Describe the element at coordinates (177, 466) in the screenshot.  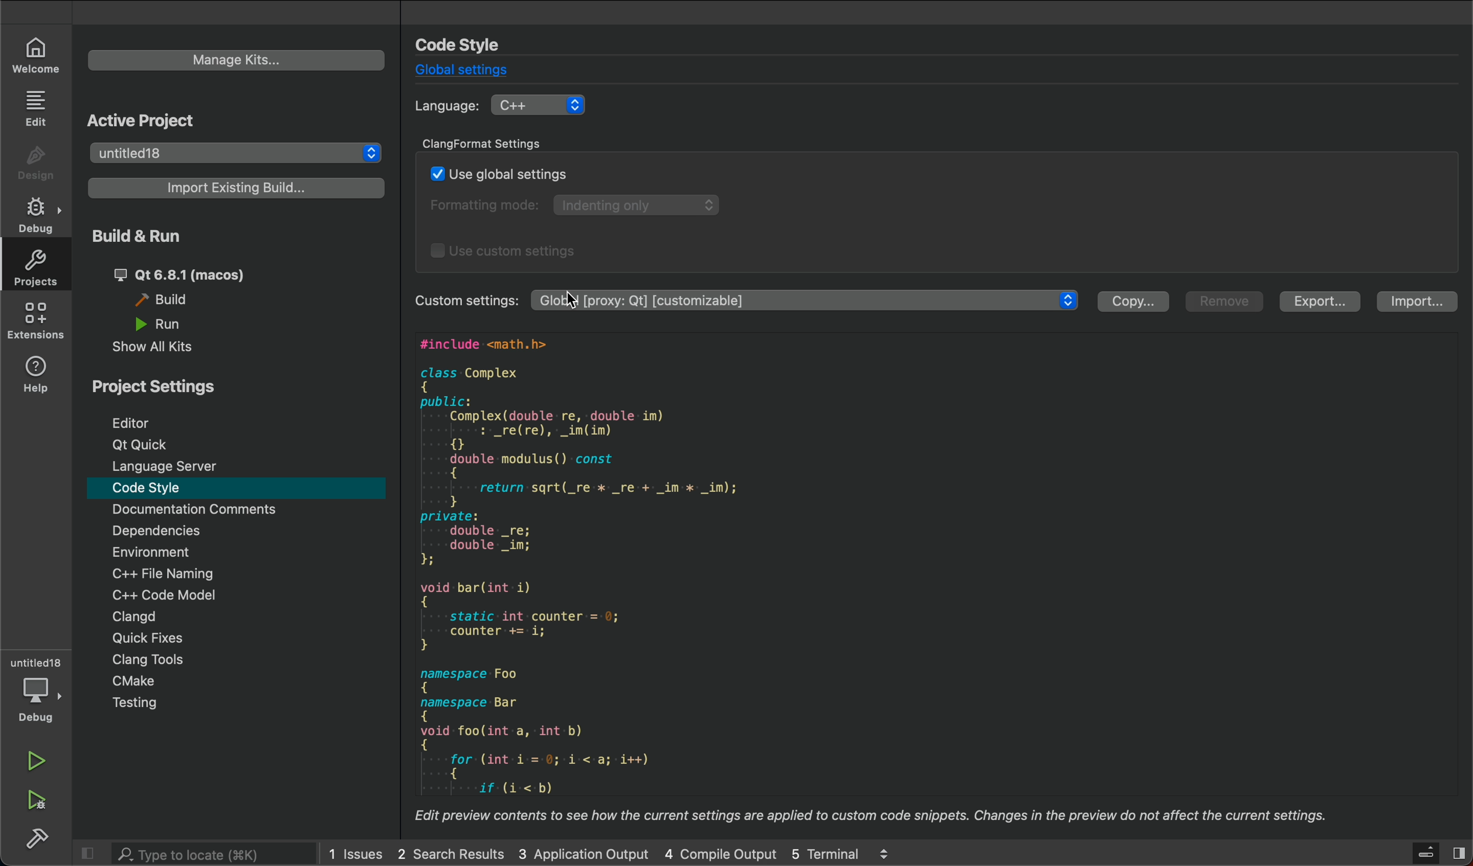
I see `language` at that location.